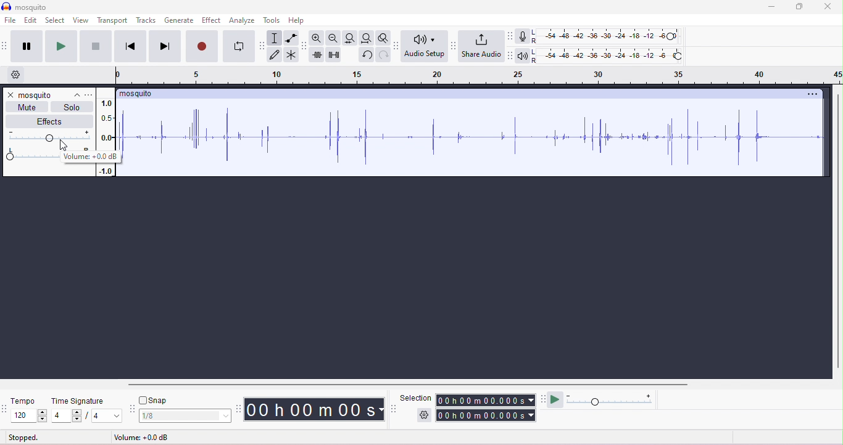 The height and width of the screenshot is (445, 843). Describe the element at coordinates (384, 55) in the screenshot. I see `redo` at that location.